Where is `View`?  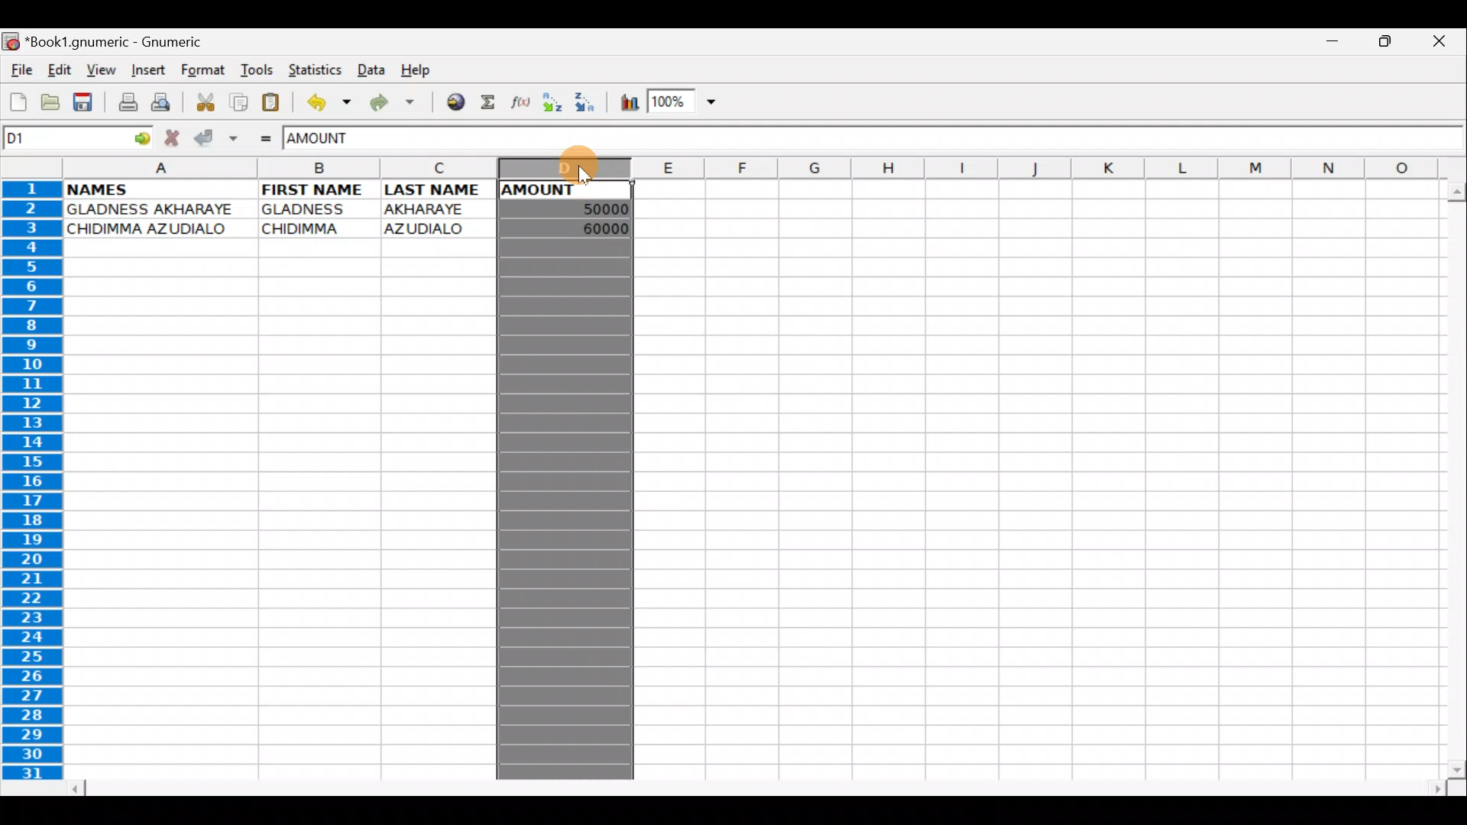 View is located at coordinates (102, 70).